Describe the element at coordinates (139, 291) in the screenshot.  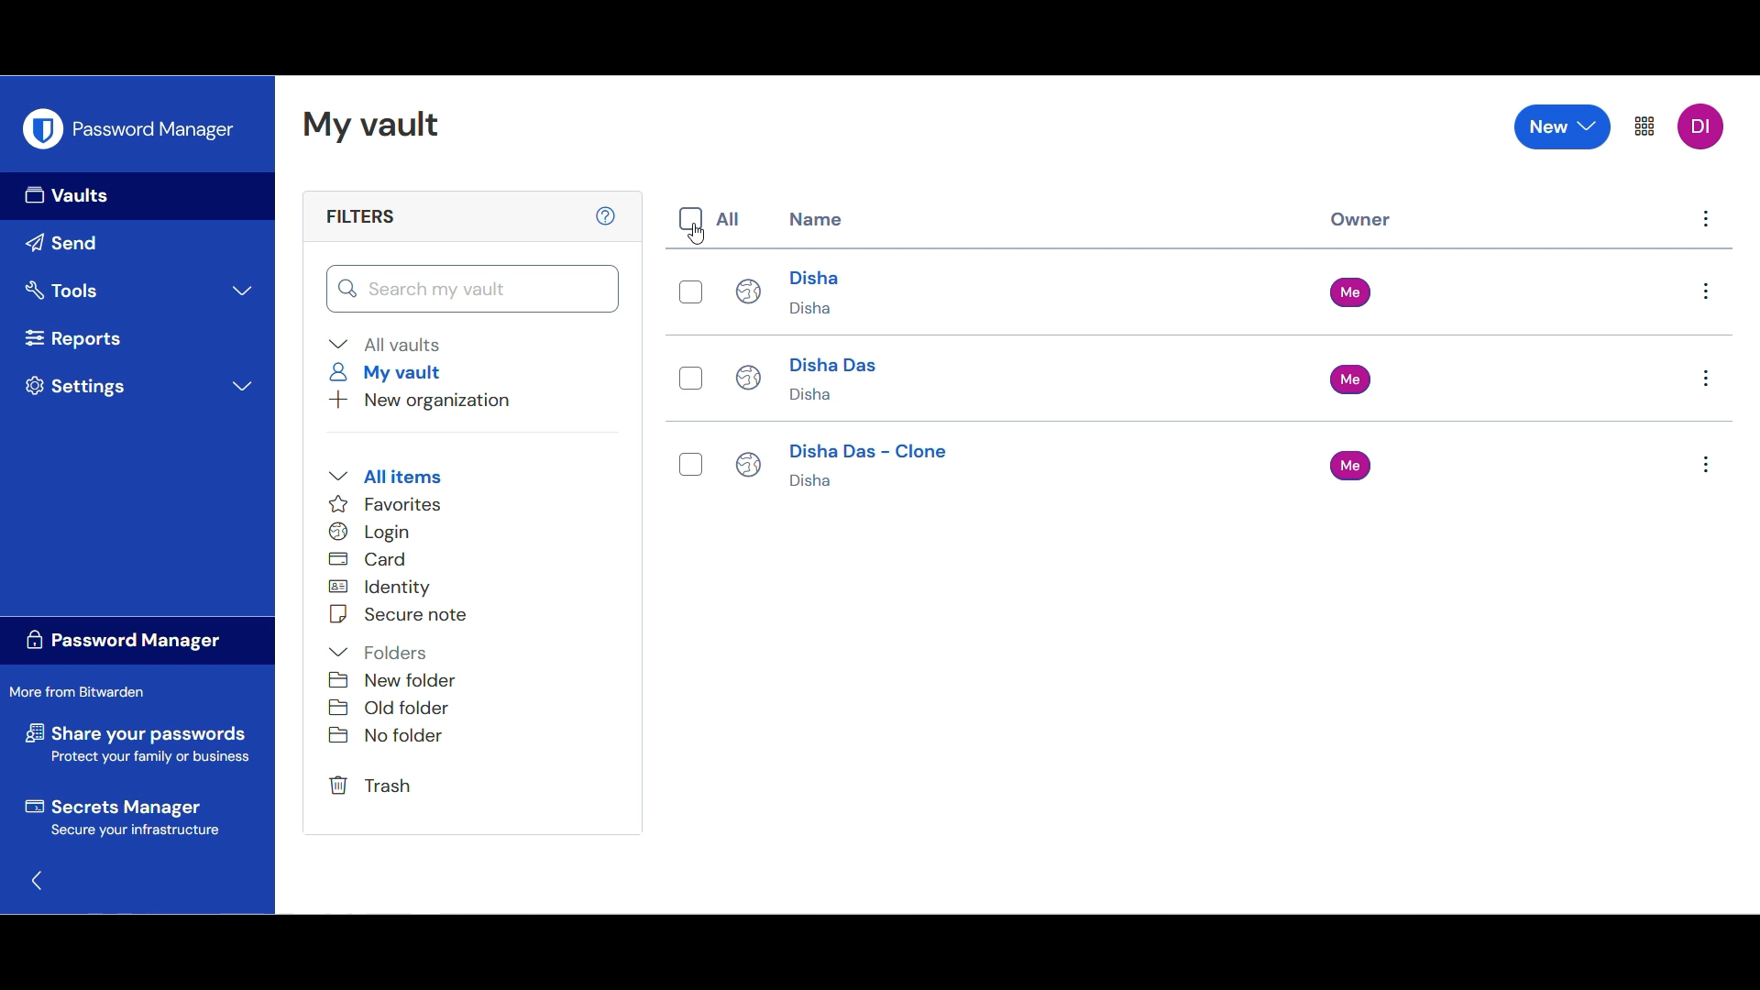
I see `Expand tools` at that location.